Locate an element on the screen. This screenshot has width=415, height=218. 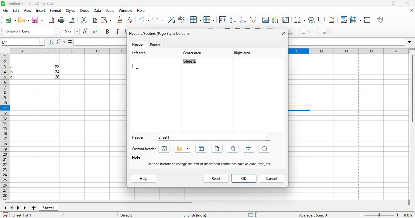
bold is located at coordinates (109, 32).